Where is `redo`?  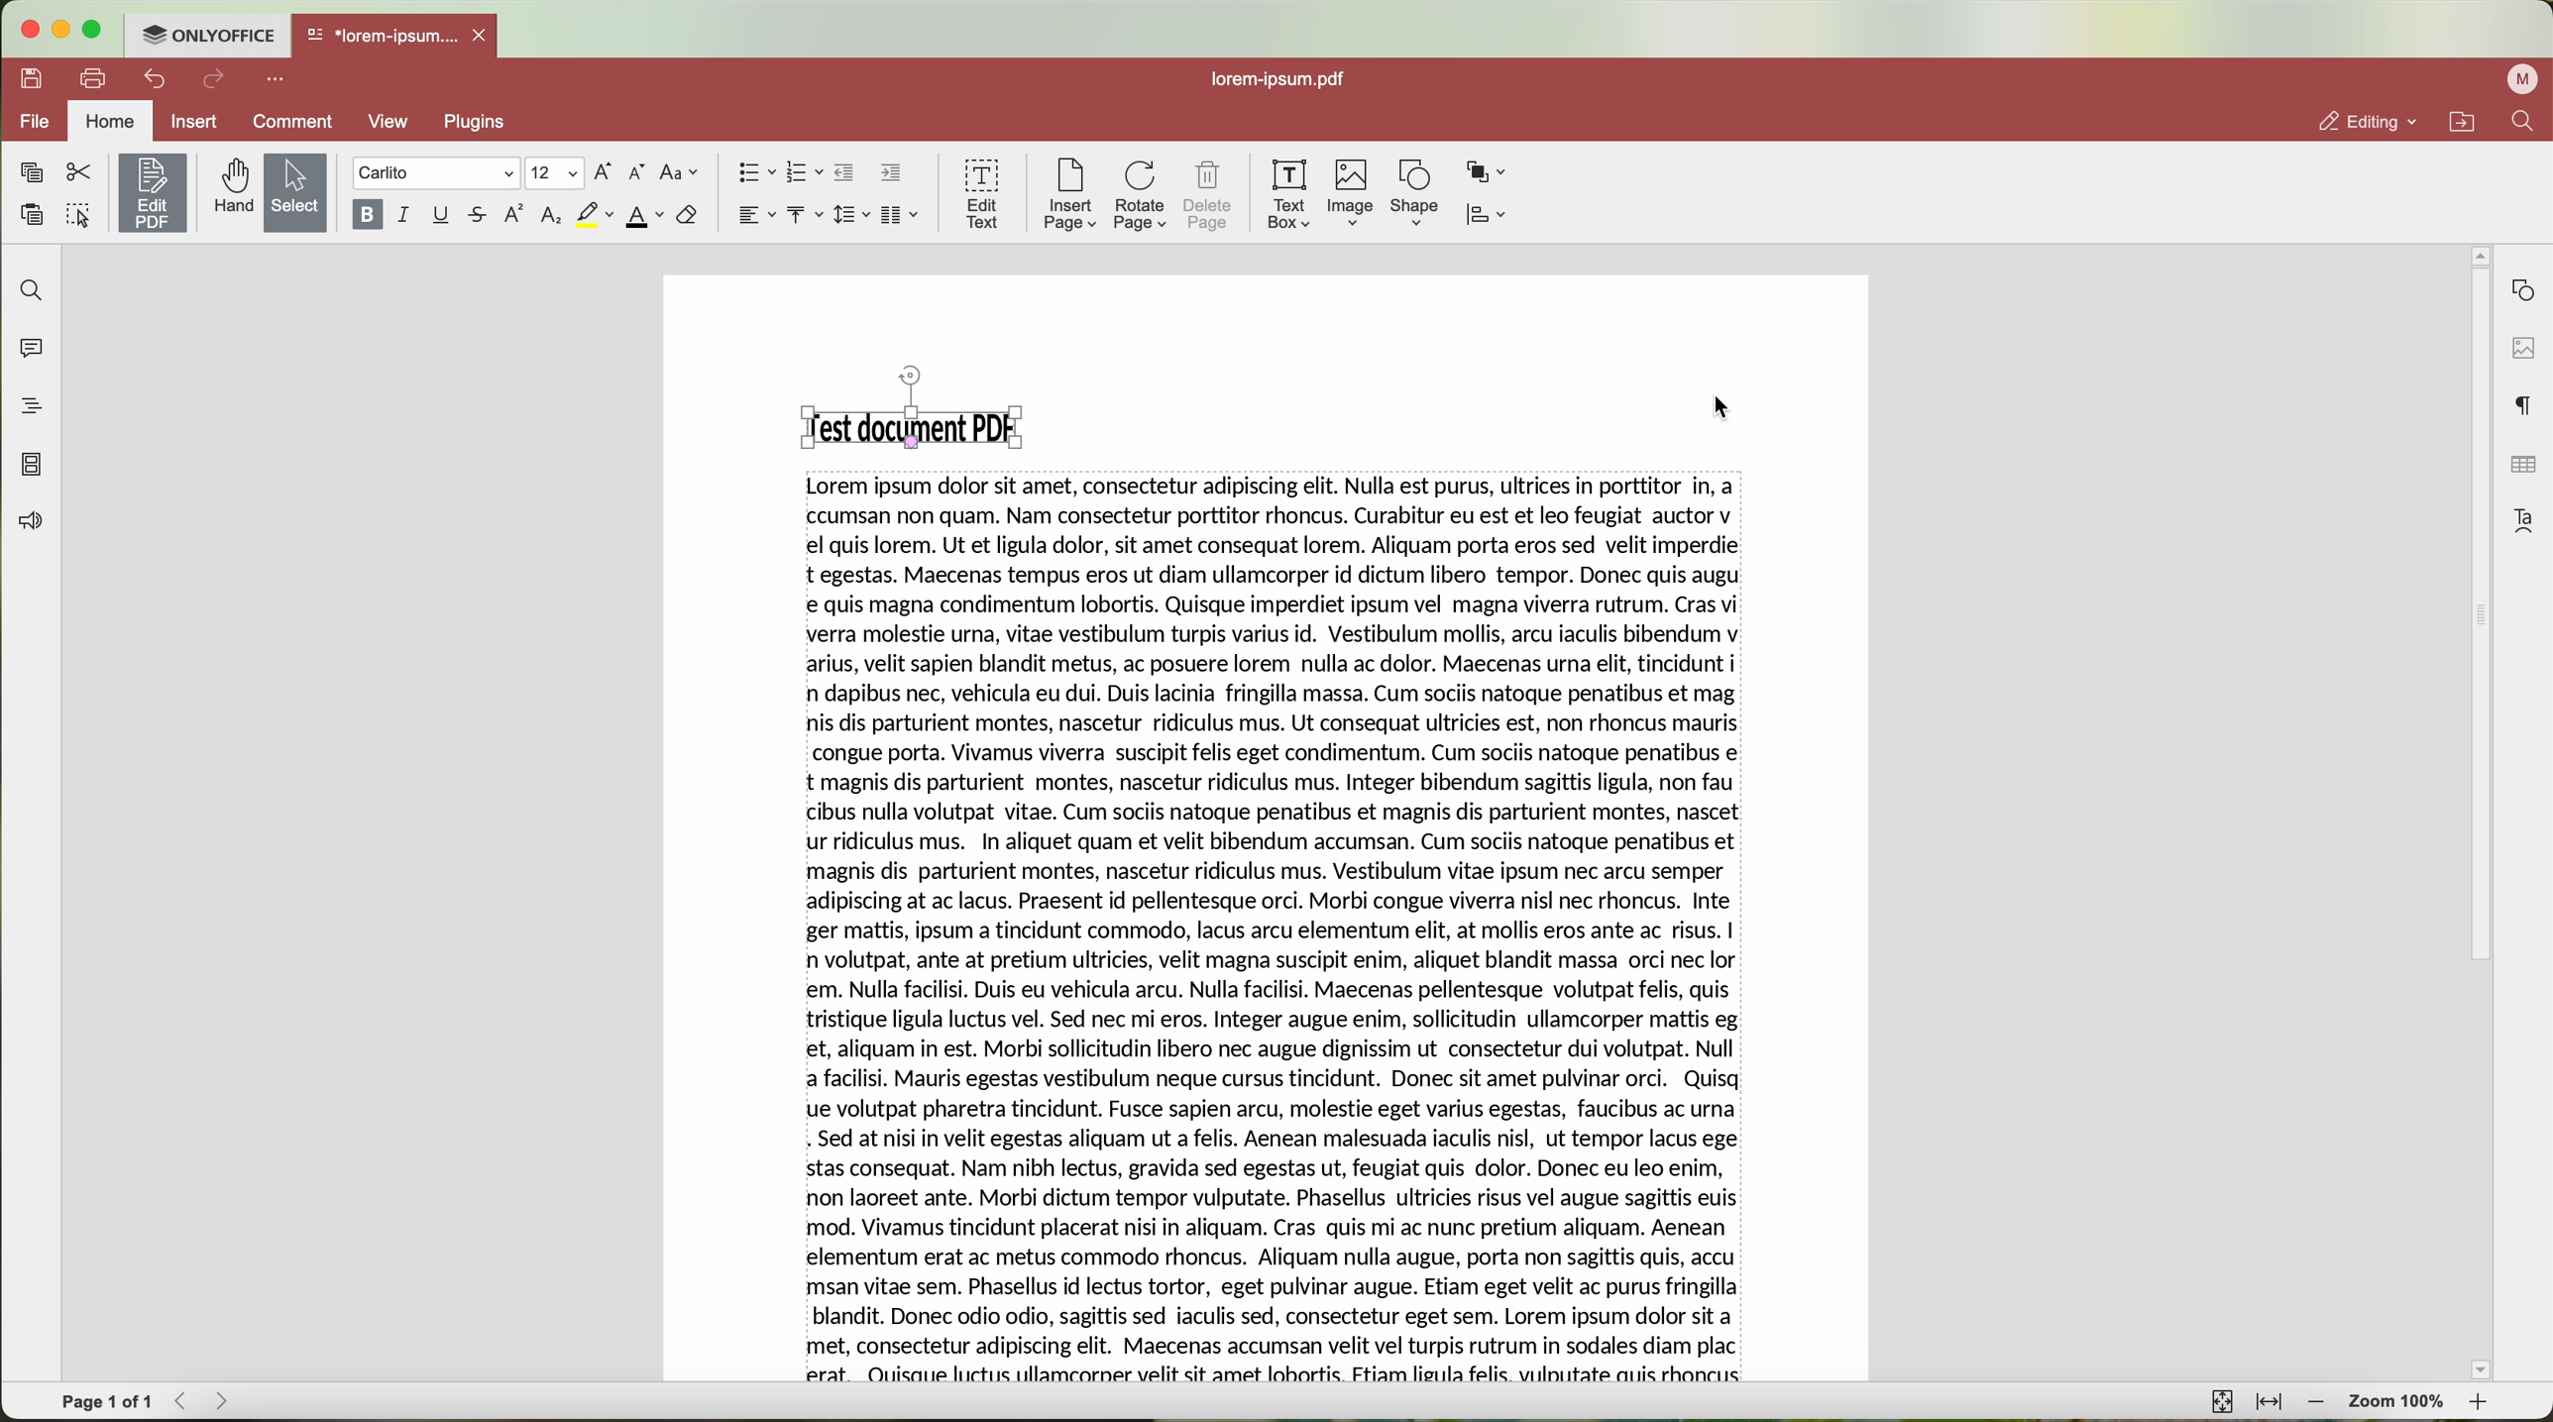
redo is located at coordinates (215, 80).